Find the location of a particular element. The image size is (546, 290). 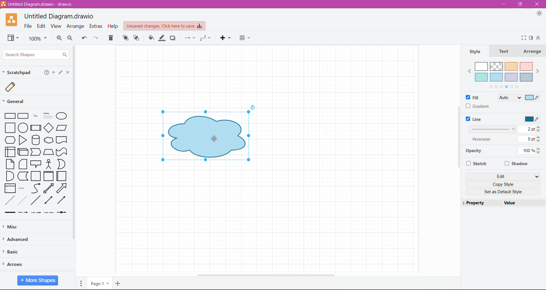

View is located at coordinates (14, 38).